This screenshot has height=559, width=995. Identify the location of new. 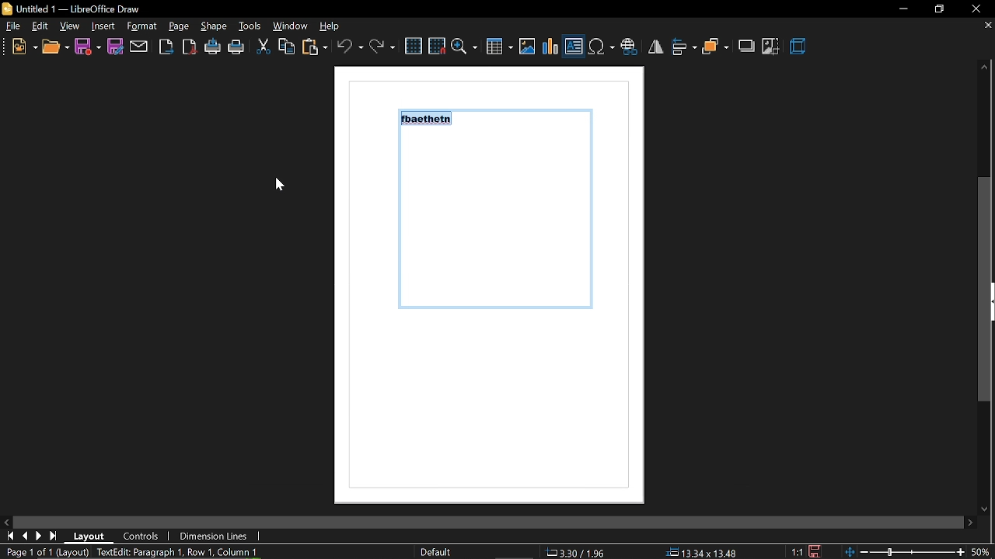
(23, 47).